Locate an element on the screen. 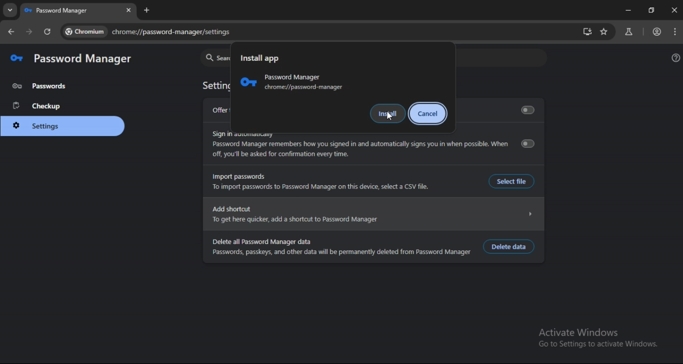 This screenshot has height=364, width=683. bookmark page is located at coordinates (603, 33).